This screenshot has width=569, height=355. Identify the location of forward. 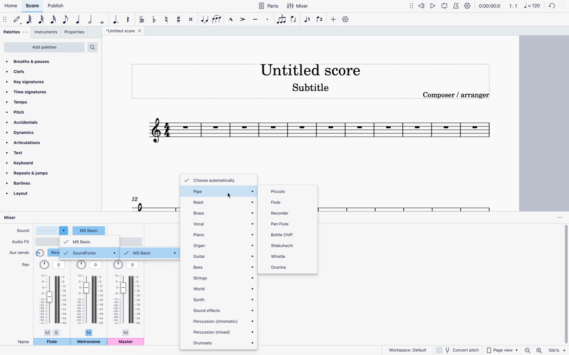
(562, 6).